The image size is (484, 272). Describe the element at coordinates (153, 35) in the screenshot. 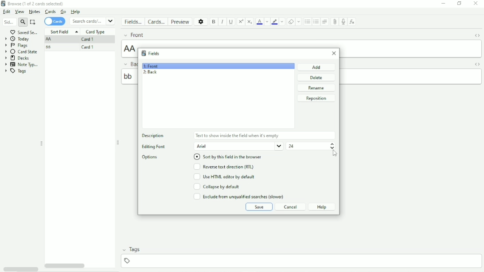

I see `Front` at that location.